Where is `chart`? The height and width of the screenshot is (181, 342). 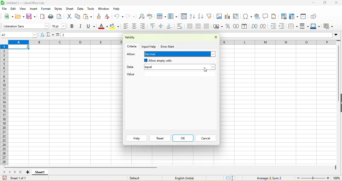 chart is located at coordinates (228, 17).